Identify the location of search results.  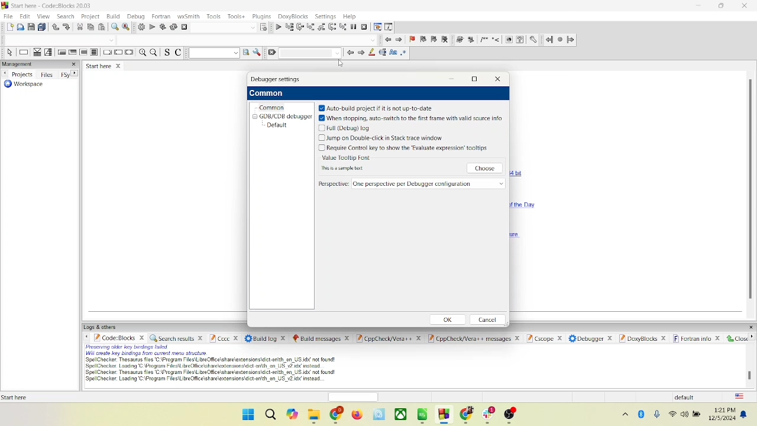
(177, 338).